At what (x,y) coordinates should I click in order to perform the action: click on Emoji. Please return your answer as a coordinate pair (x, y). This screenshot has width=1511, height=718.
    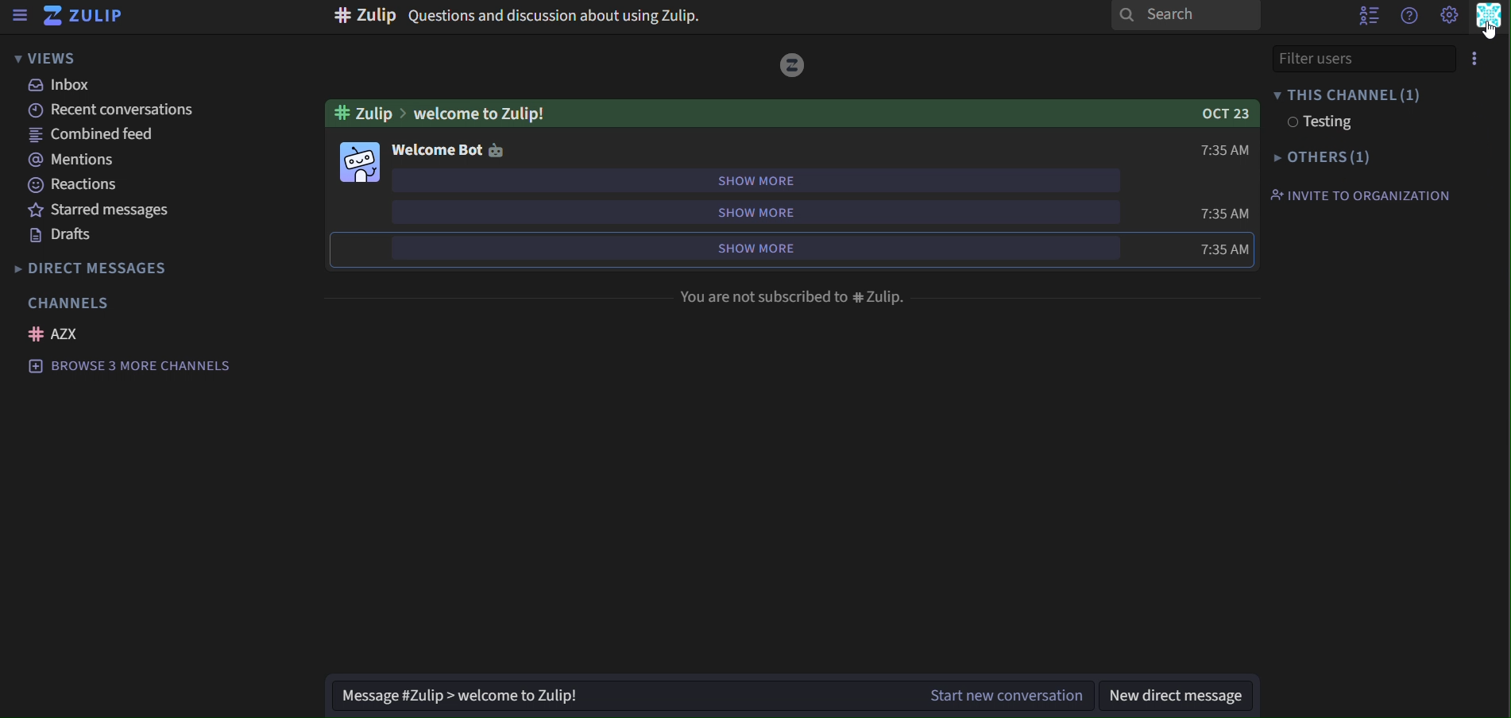
    Looking at the image, I should click on (361, 163).